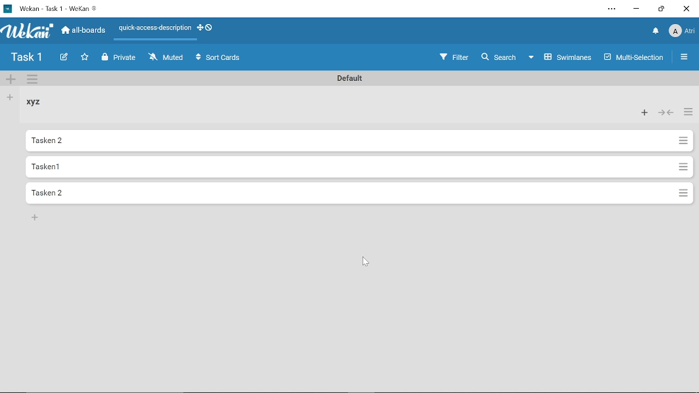 The image size is (699, 393). What do you see at coordinates (660, 9) in the screenshot?
I see `Restore down` at bounding box center [660, 9].